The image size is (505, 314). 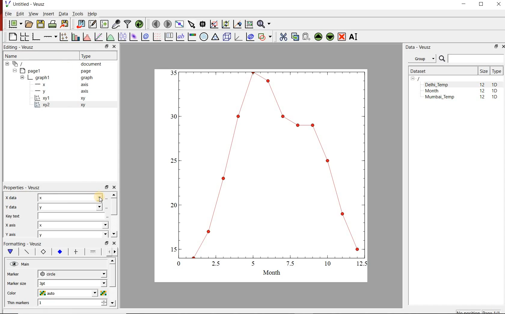 What do you see at coordinates (107, 243) in the screenshot?
I see `restore` at bounding box center [107, 243].